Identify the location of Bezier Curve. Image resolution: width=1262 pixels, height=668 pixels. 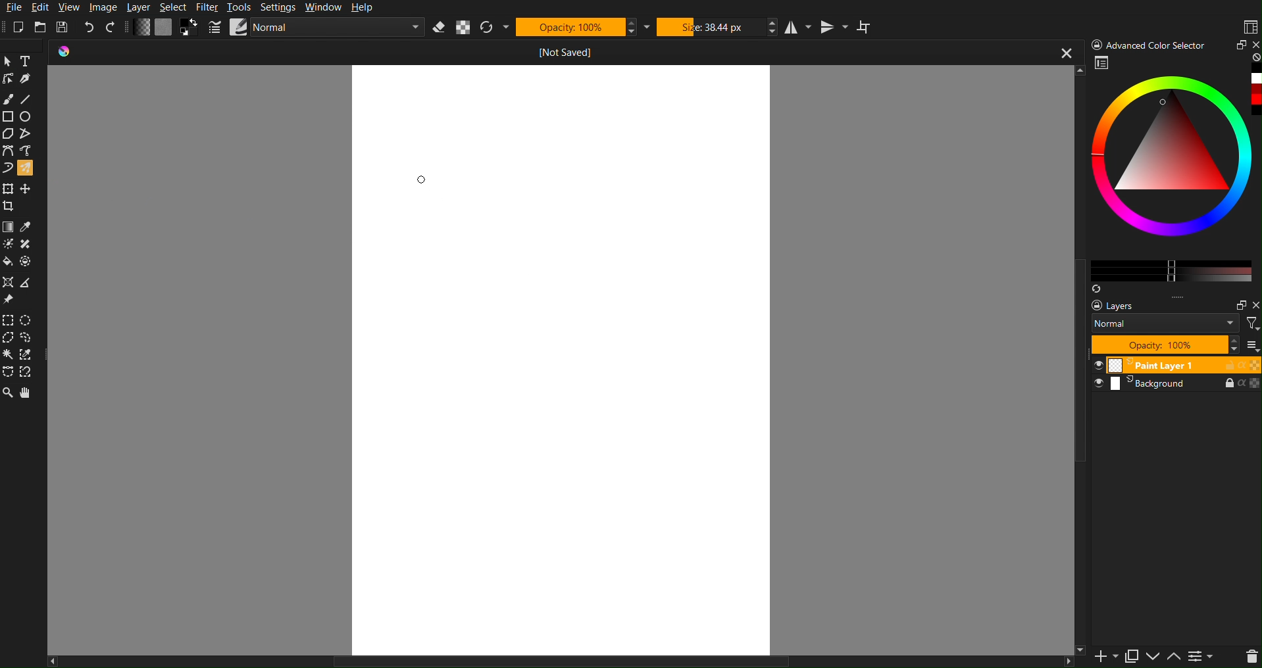
(8, 151).